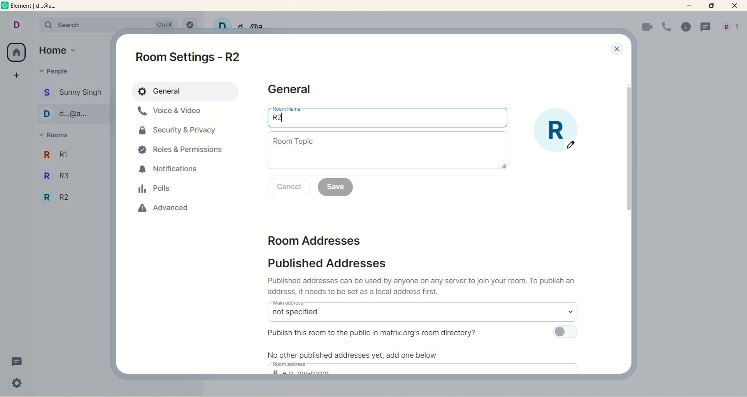 The width and height of the screenshot is (747, 397). What do you see at coordinates (422, 315) in the screenshot?
I see `select main address` at bounding box center [422, 315].